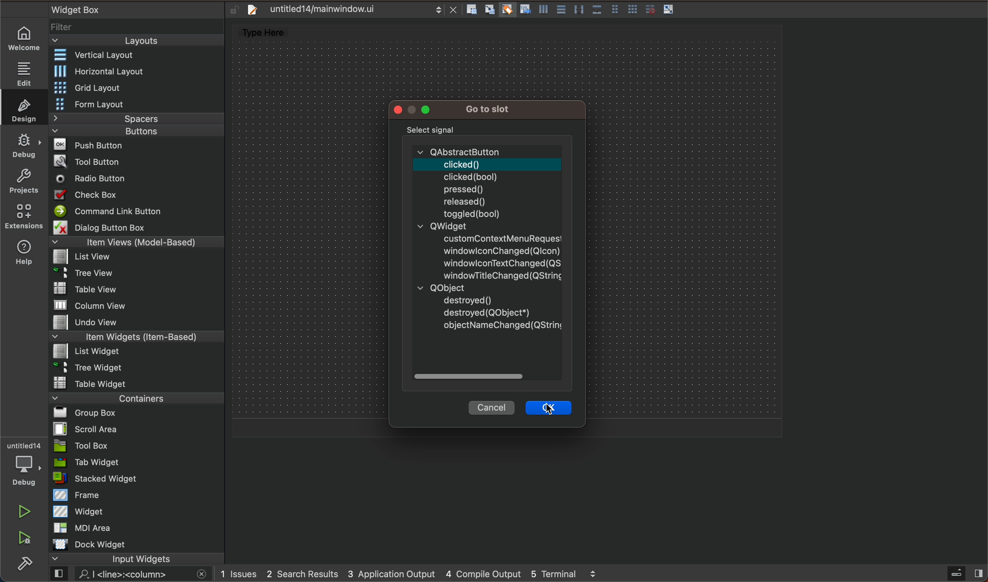 The image size is (988, 582). I want to click on mdi area, so click(137, 530).